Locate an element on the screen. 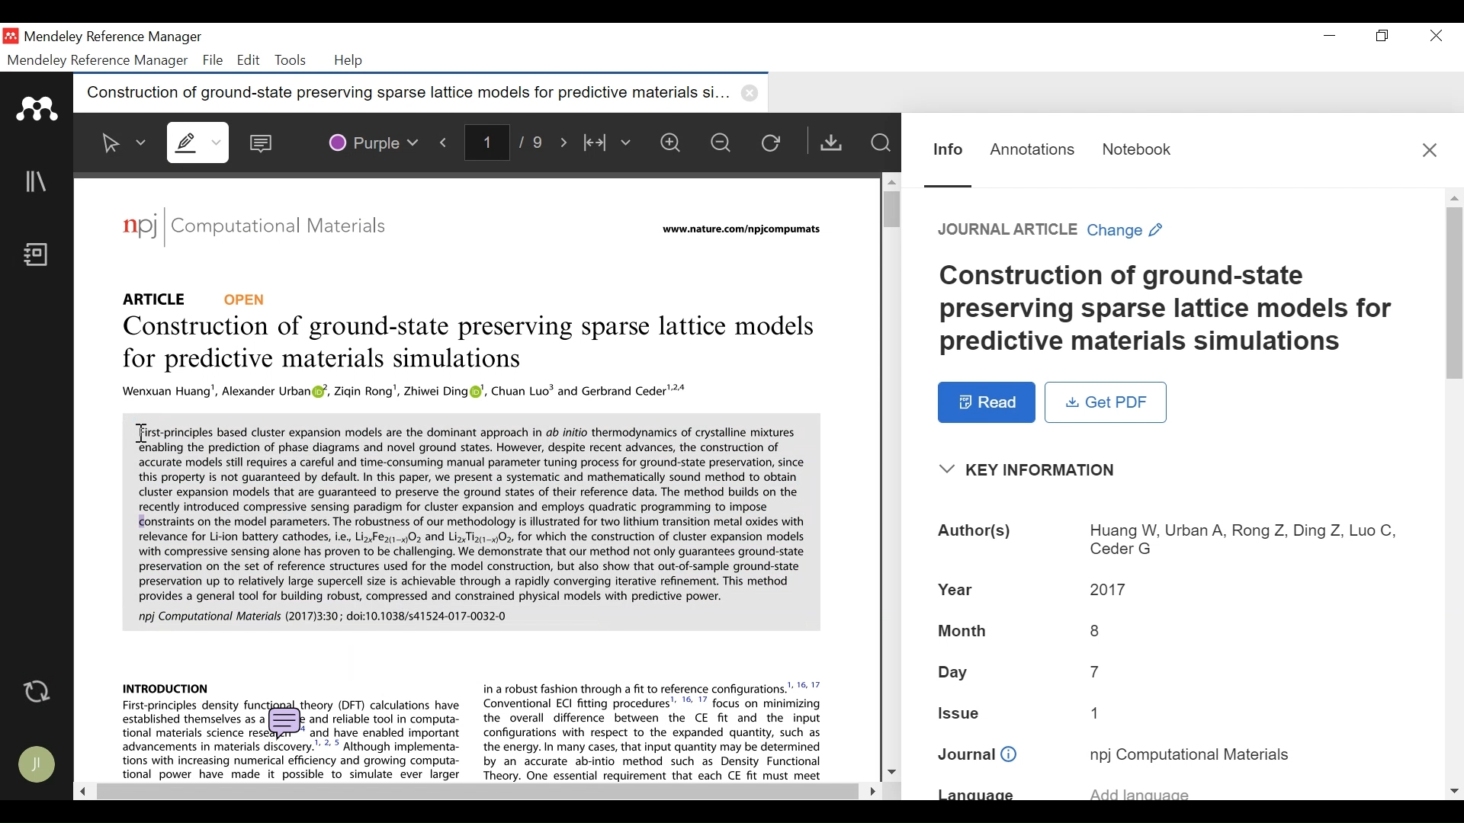  Highlights is located at coordinates (196, 140).